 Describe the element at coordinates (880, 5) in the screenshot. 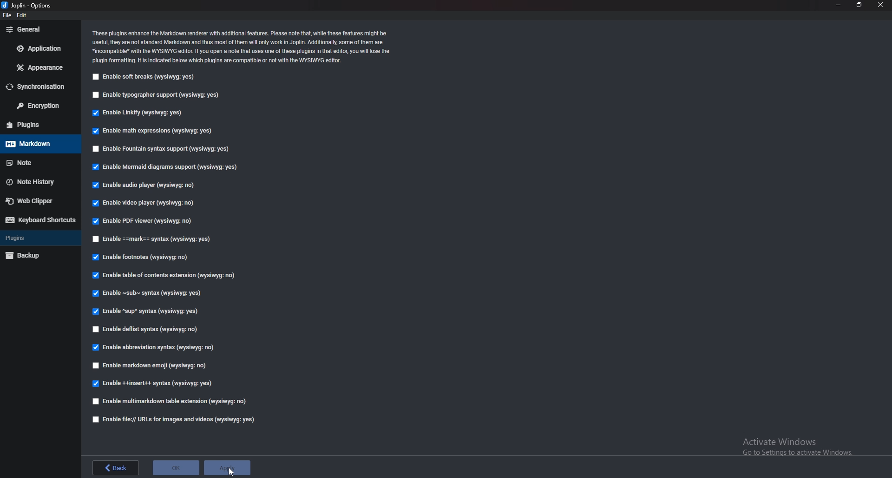

I see `close` at that location.